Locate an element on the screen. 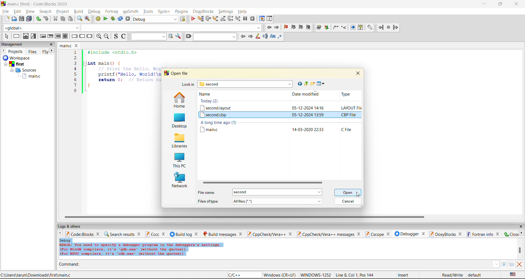 The width and height of the screenshot is (525, 279). printf("Hello, World!\n" is located at coordinates (129, 74).